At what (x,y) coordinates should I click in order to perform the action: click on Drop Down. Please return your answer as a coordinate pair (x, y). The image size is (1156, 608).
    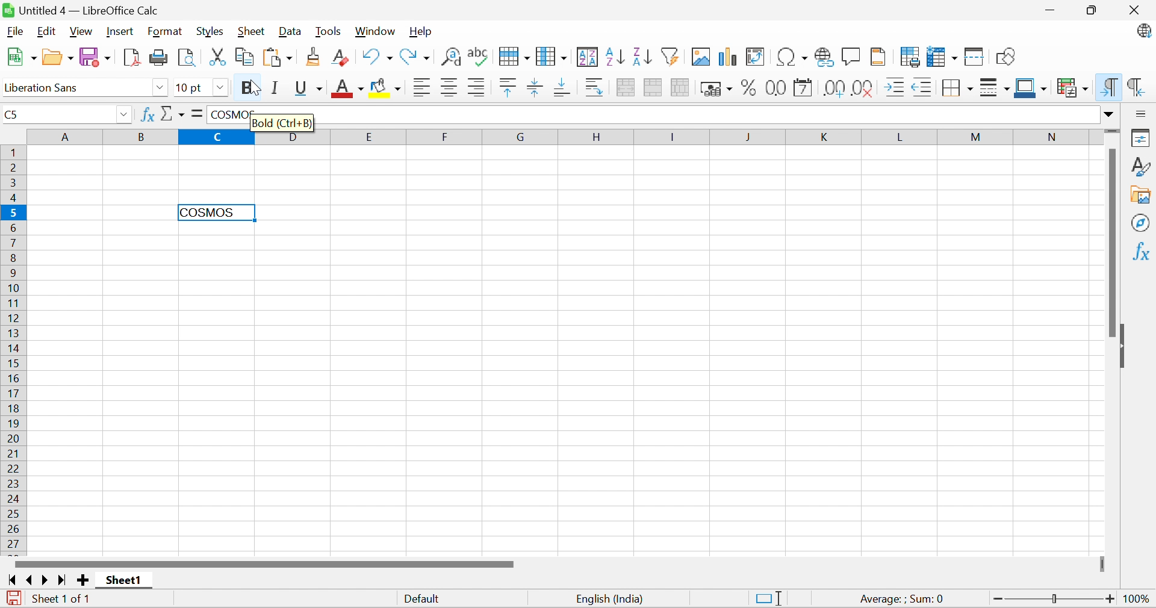
    Looking at the image, I should click on (1110, 115).